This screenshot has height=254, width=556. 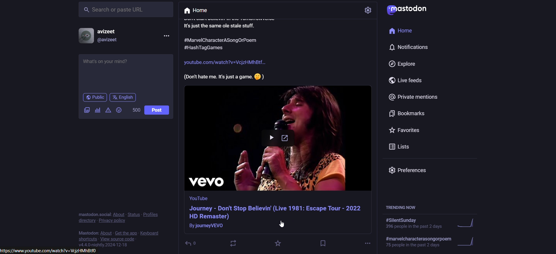 What do you see at coordinates (152, 215) in the screenshot?
I see `profile` at bounding box center [152, 215].